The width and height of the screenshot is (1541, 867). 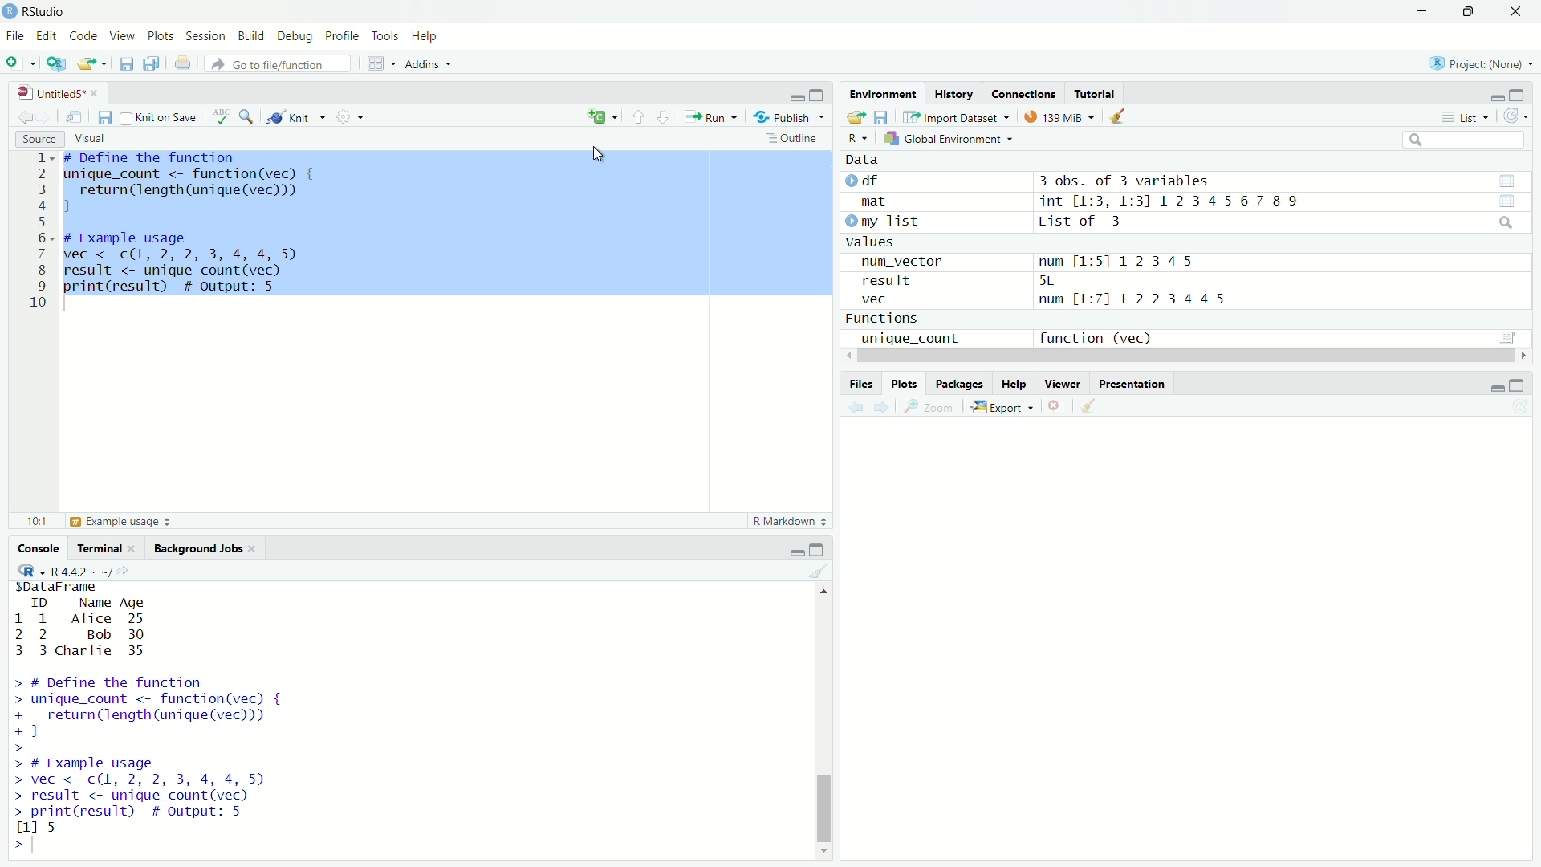 What do you see at coordinates (162, 117) in the screenshot?
I see `knit on save` at bounding box center [162, 117].